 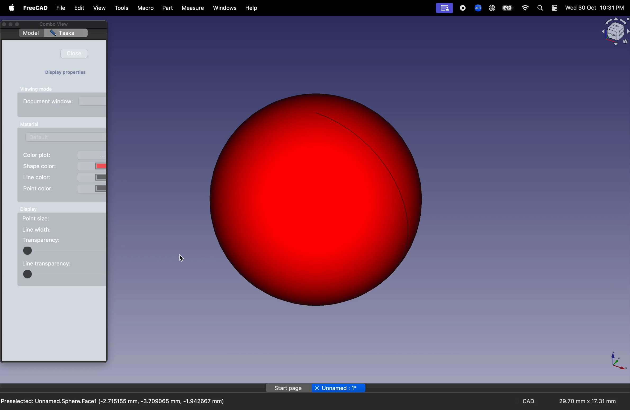 What do you see at coordinates (463, 8) in the screenshot?
I see `record` at bounding box center [463, 8].